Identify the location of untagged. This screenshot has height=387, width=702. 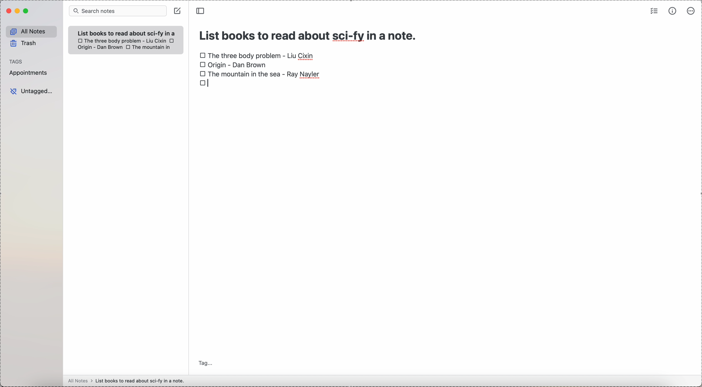
(32, 91).